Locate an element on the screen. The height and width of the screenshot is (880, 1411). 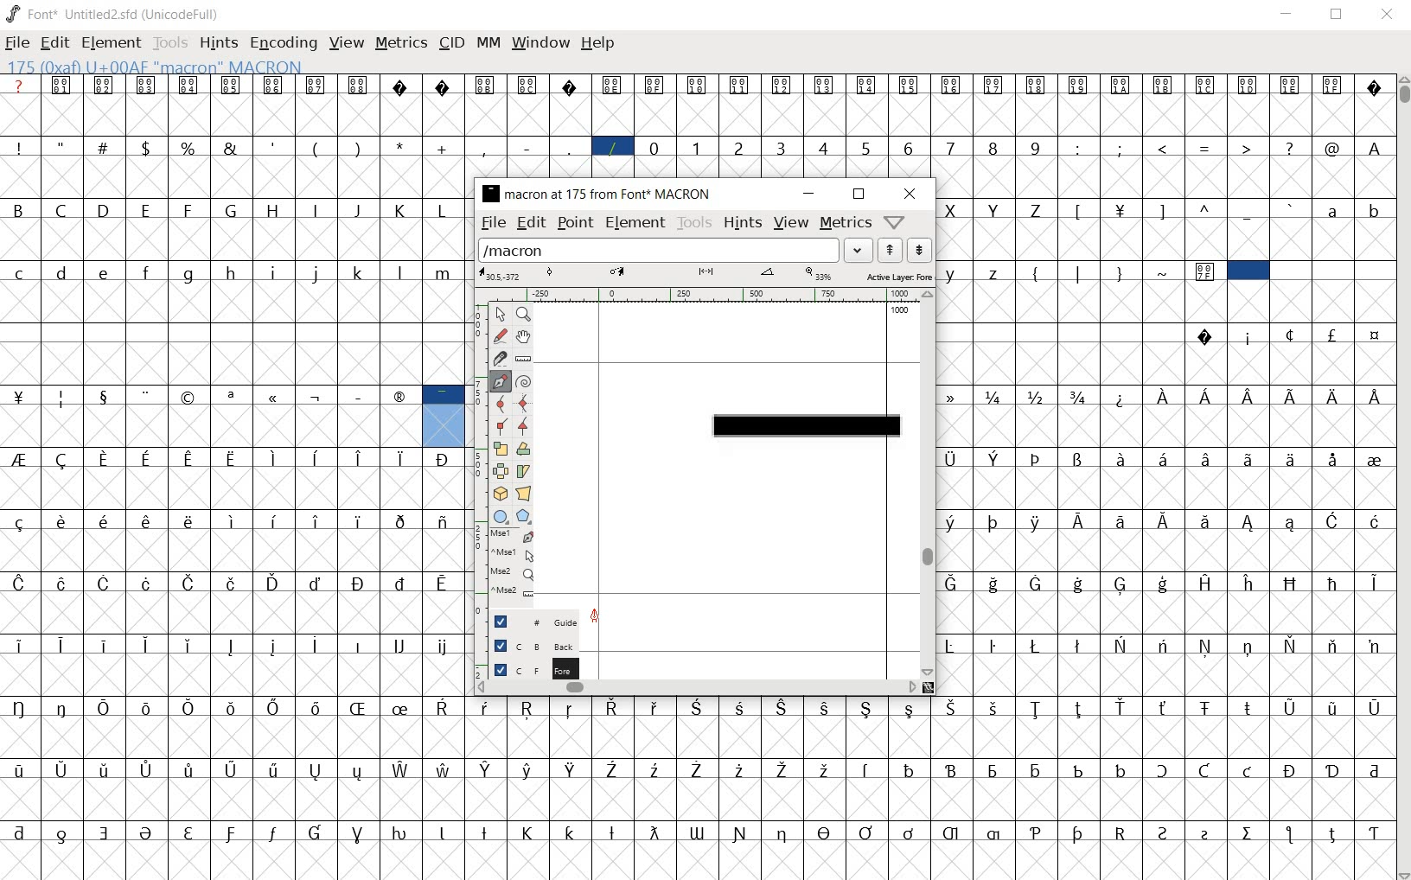
point is located at coordinates (573, 224).